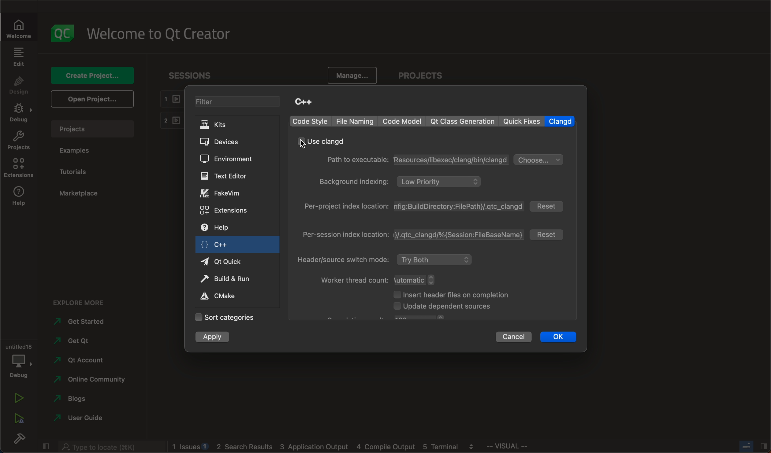 This screenshot has height=453, width=771. Describe the element at coordinates (229, 126) in the screenshot. I see `KITS` at that location.